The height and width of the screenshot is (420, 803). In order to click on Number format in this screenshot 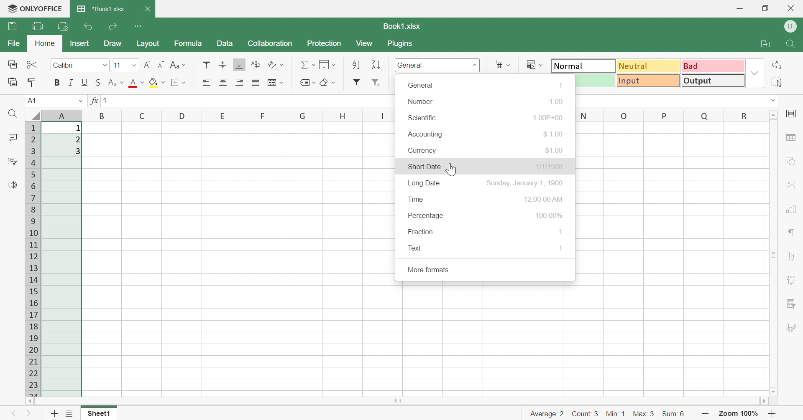, I will do `click(412, 65)`.